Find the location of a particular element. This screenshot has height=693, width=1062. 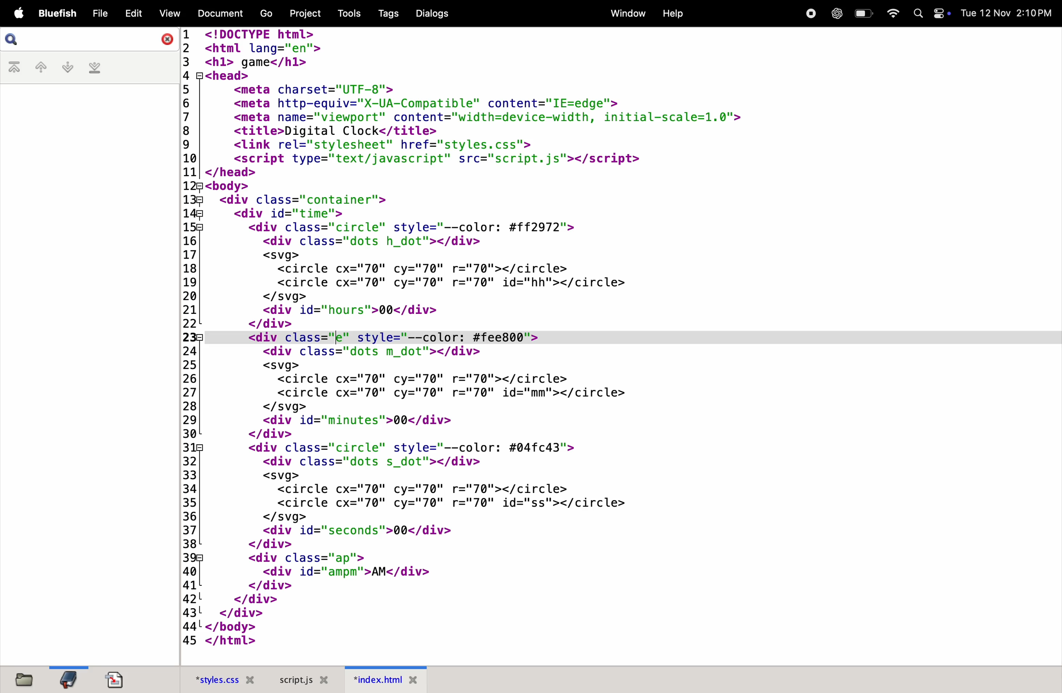

Line 23 code is located at coordinates (526, 336).